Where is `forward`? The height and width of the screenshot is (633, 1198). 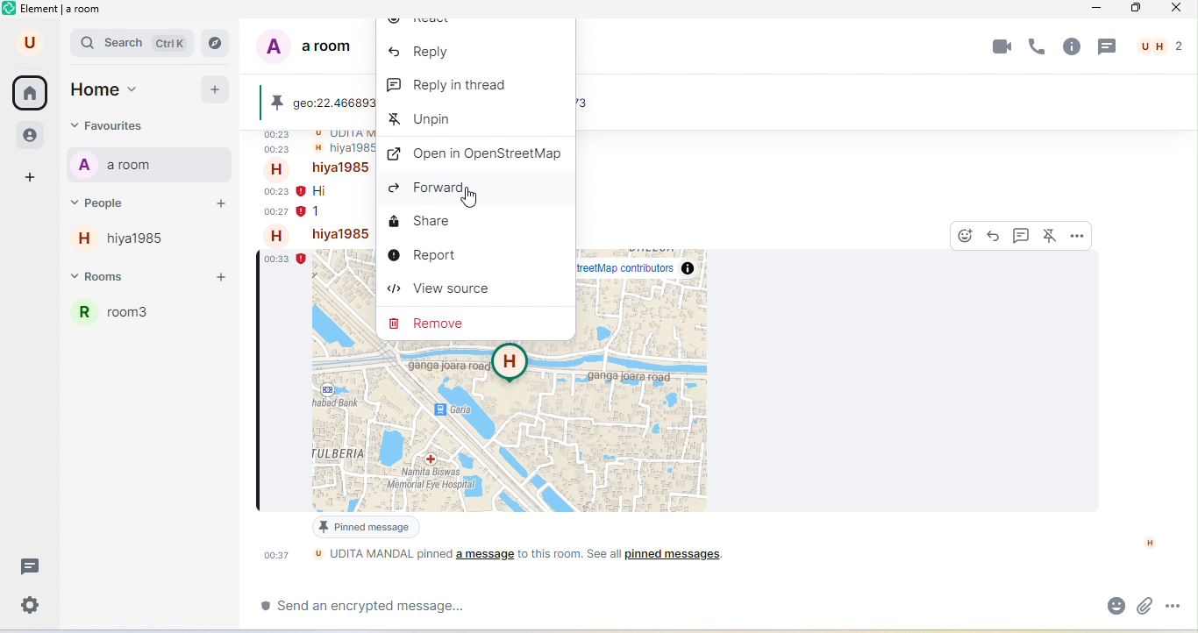
forward is located at coordinates (439, 189).